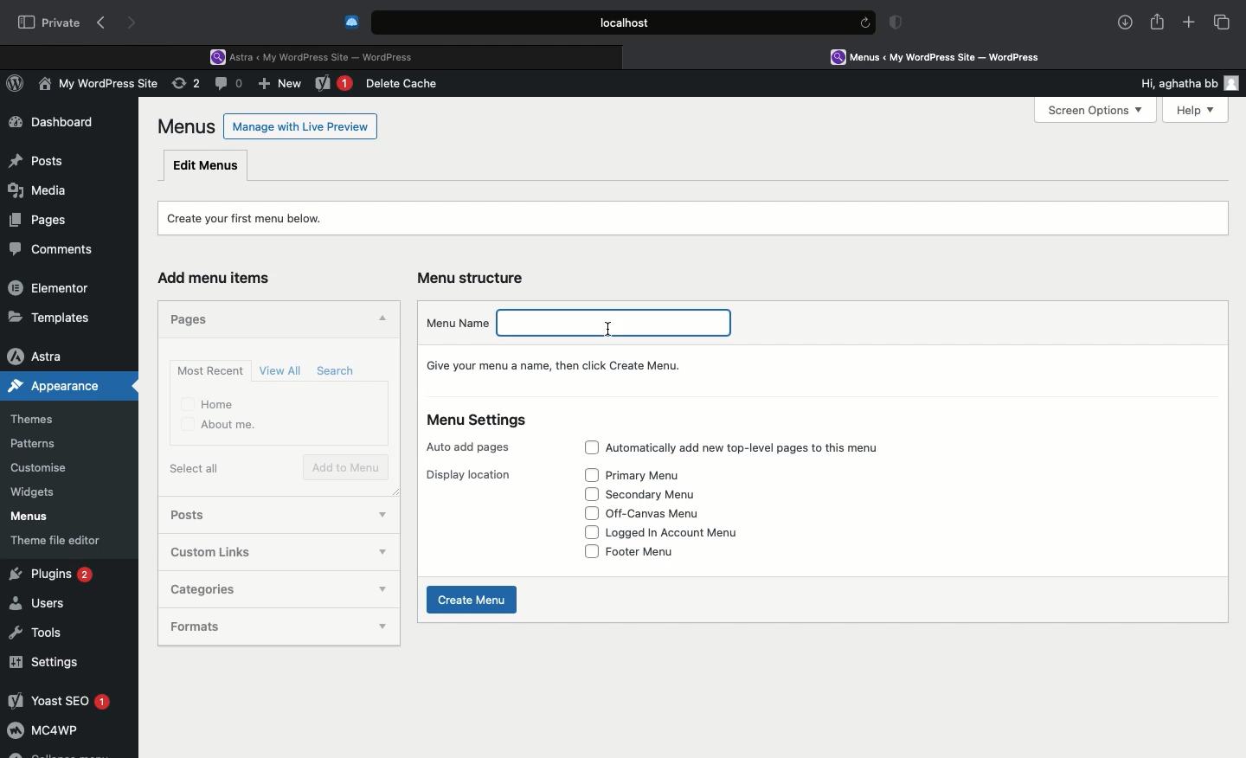  What do you see at coordinates (688, 533) in the screenshot?
I see `Logged in account menu` at bounding box center [688, 533].